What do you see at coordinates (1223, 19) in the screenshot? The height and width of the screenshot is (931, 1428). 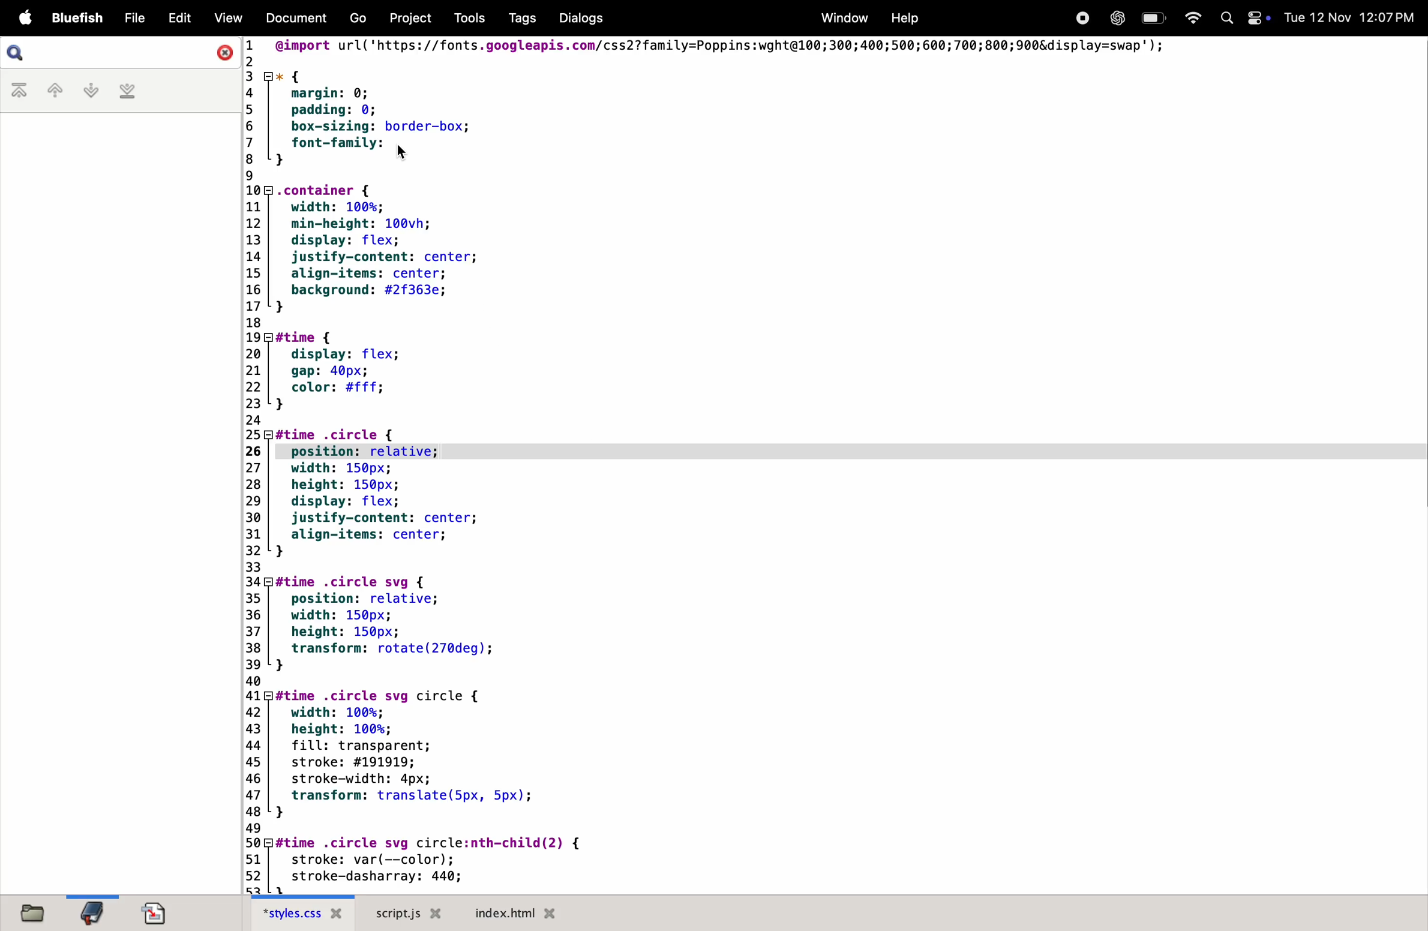 I see `Spotlight` at bounding box center [1223, 19].